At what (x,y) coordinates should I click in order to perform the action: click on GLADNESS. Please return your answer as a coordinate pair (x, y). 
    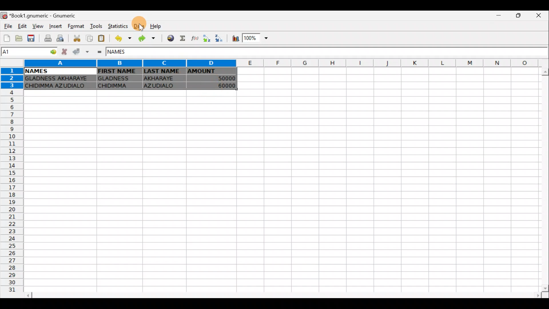
    Looking at the image, I should click on (118, 78).